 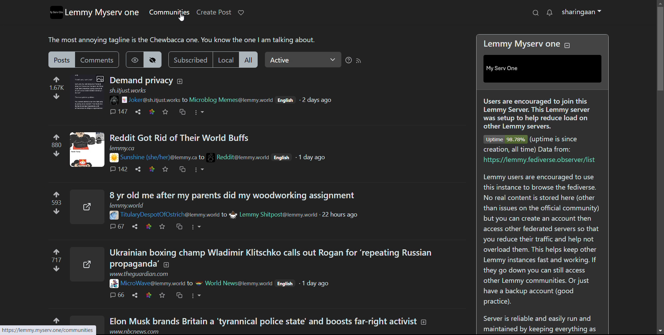 What do you see at coordinates (113, 284) in the screenshot?
I see `poster image` at bounding box center [113, 284].